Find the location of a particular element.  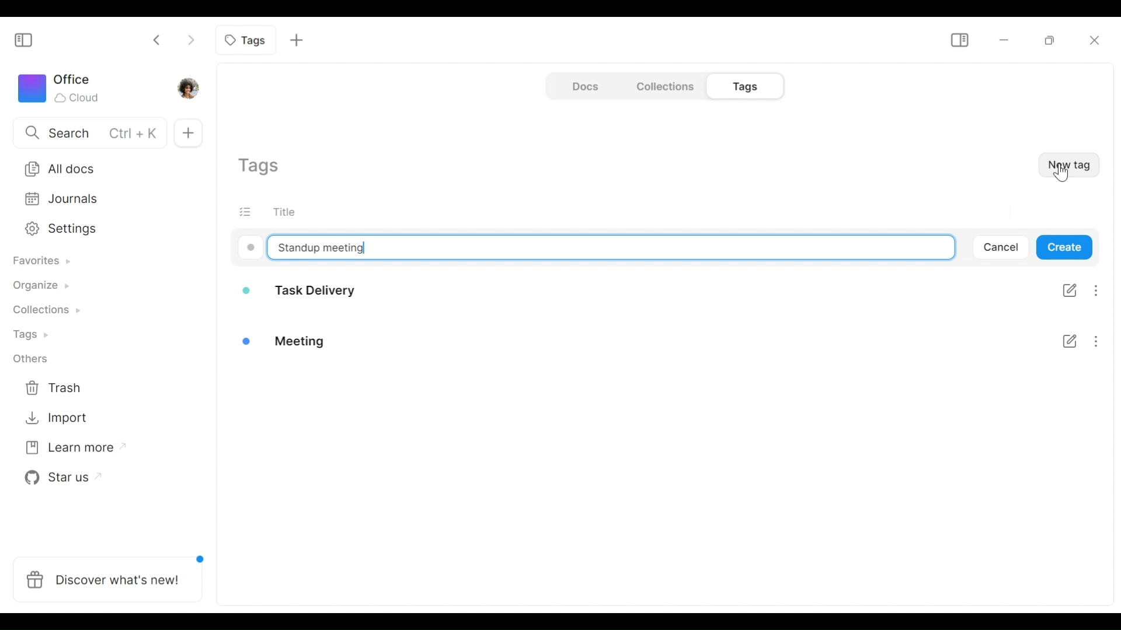

Learn more is located at coordinates (68, 450).